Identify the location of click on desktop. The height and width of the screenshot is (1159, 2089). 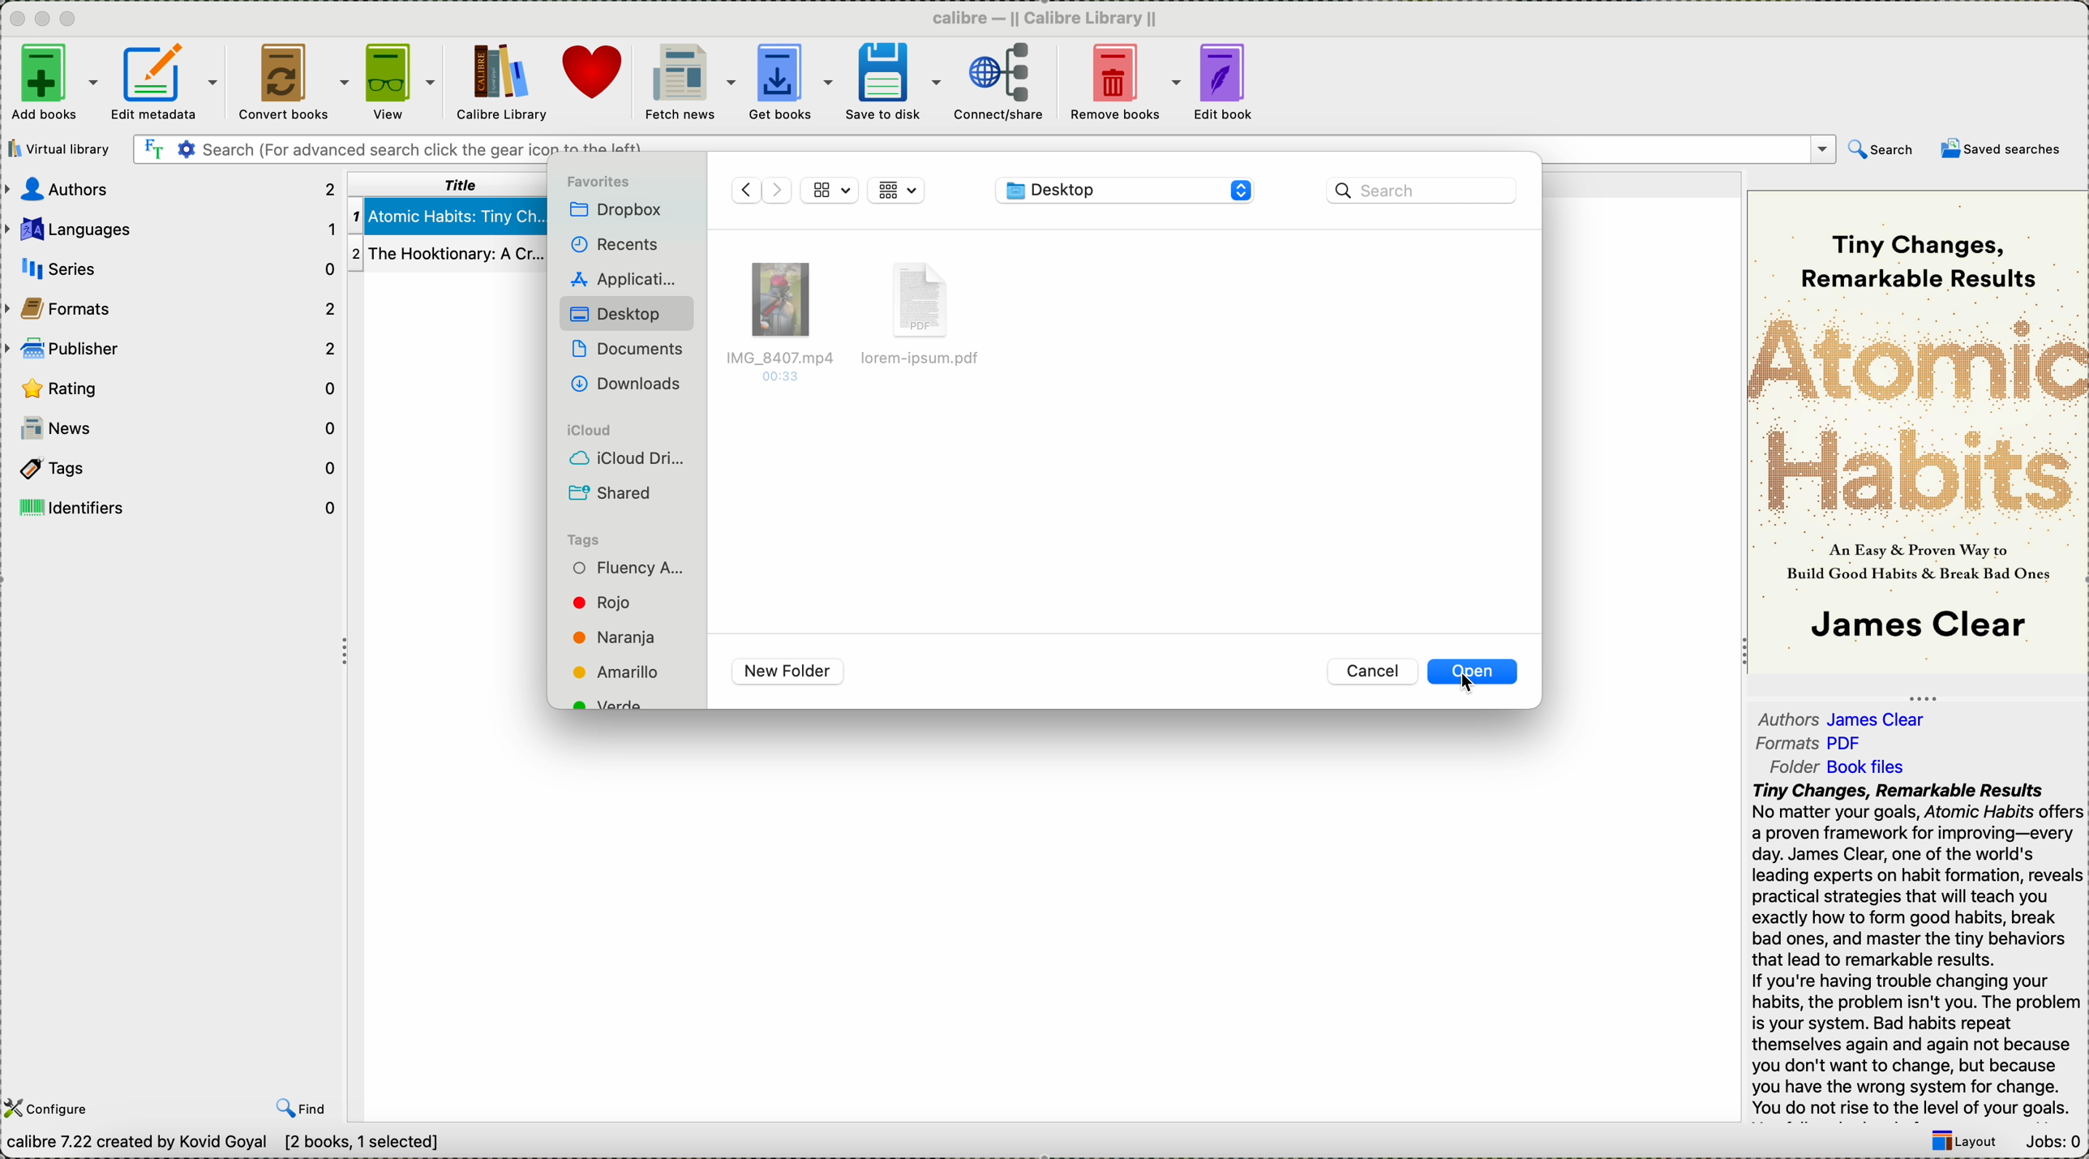
(628, 314).